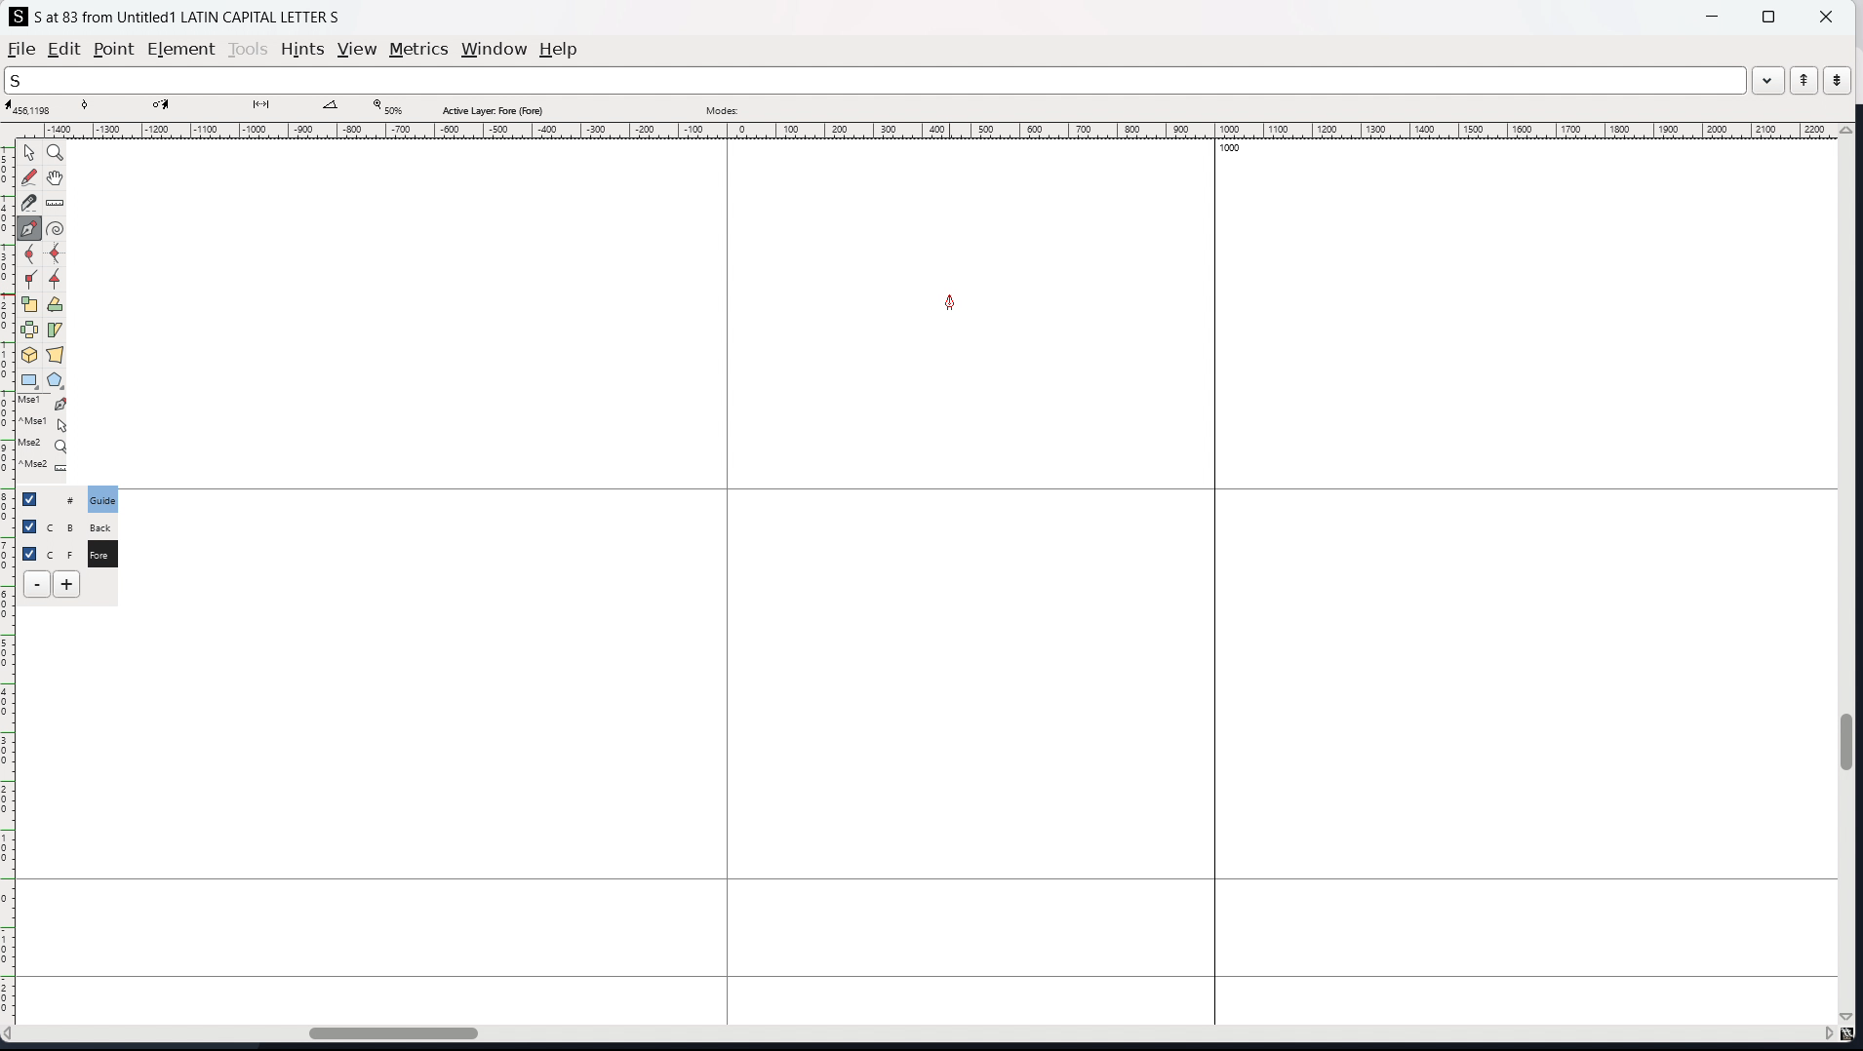 The height and width of the screenshot is (1051, 1863). What do you see at coordinates (191, 16) in the screenshot?
I see `S at 83 from Untitled 1 LATIN CAPITAL LETTER S` at bounding box center [191, 16].